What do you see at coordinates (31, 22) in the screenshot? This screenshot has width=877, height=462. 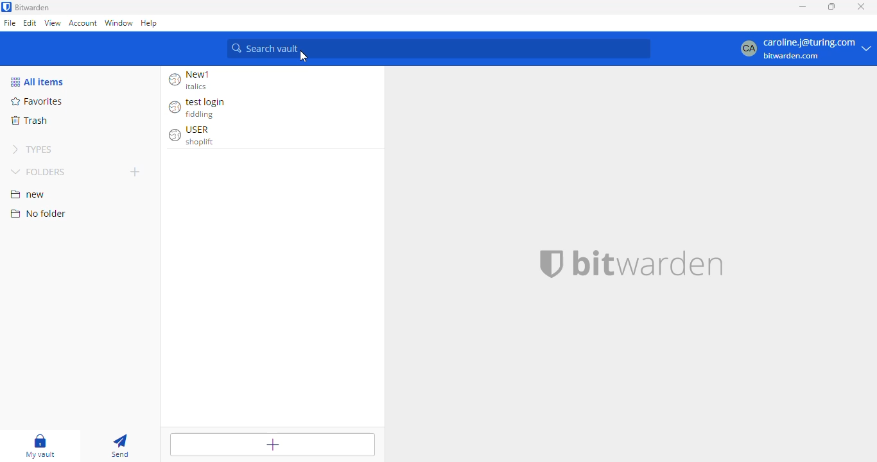 I see `edit` at bounding box center [31, 22].